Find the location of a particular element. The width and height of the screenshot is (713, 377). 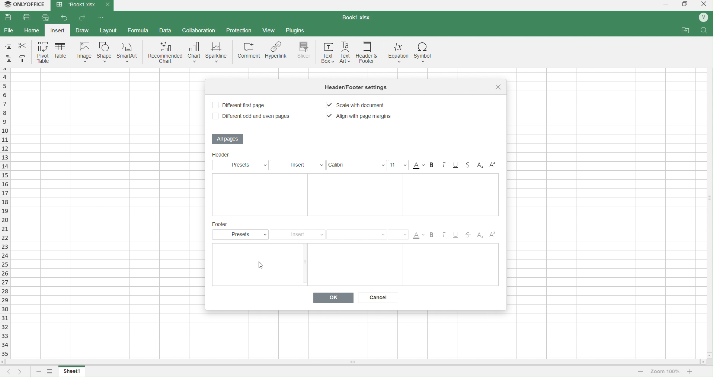

decrease zoom  is located at coordinates (640, 371).